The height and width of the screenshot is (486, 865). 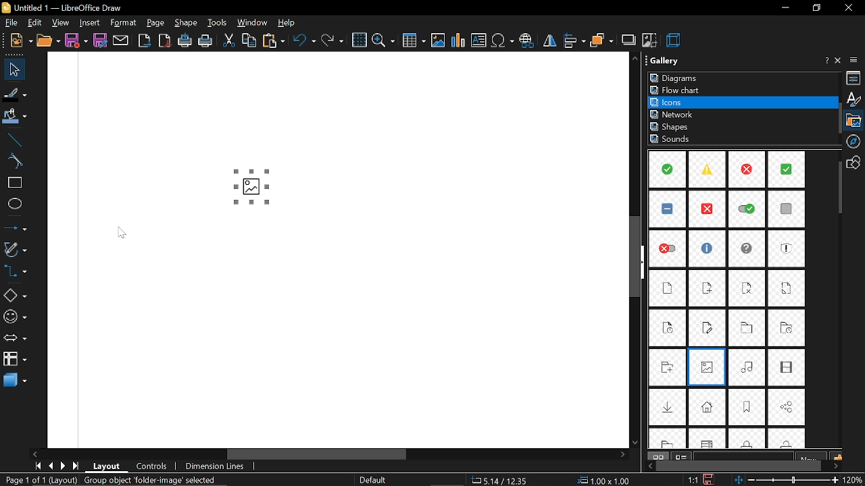 What do you see at coordinates (251, 23) in the screenshot?
I see `window` at bounding box center [251, 23].